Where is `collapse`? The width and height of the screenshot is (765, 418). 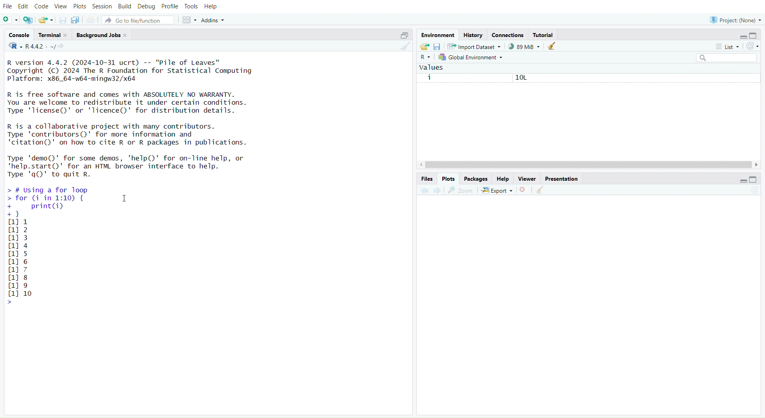 collapse is located at coordinates (753, 180).